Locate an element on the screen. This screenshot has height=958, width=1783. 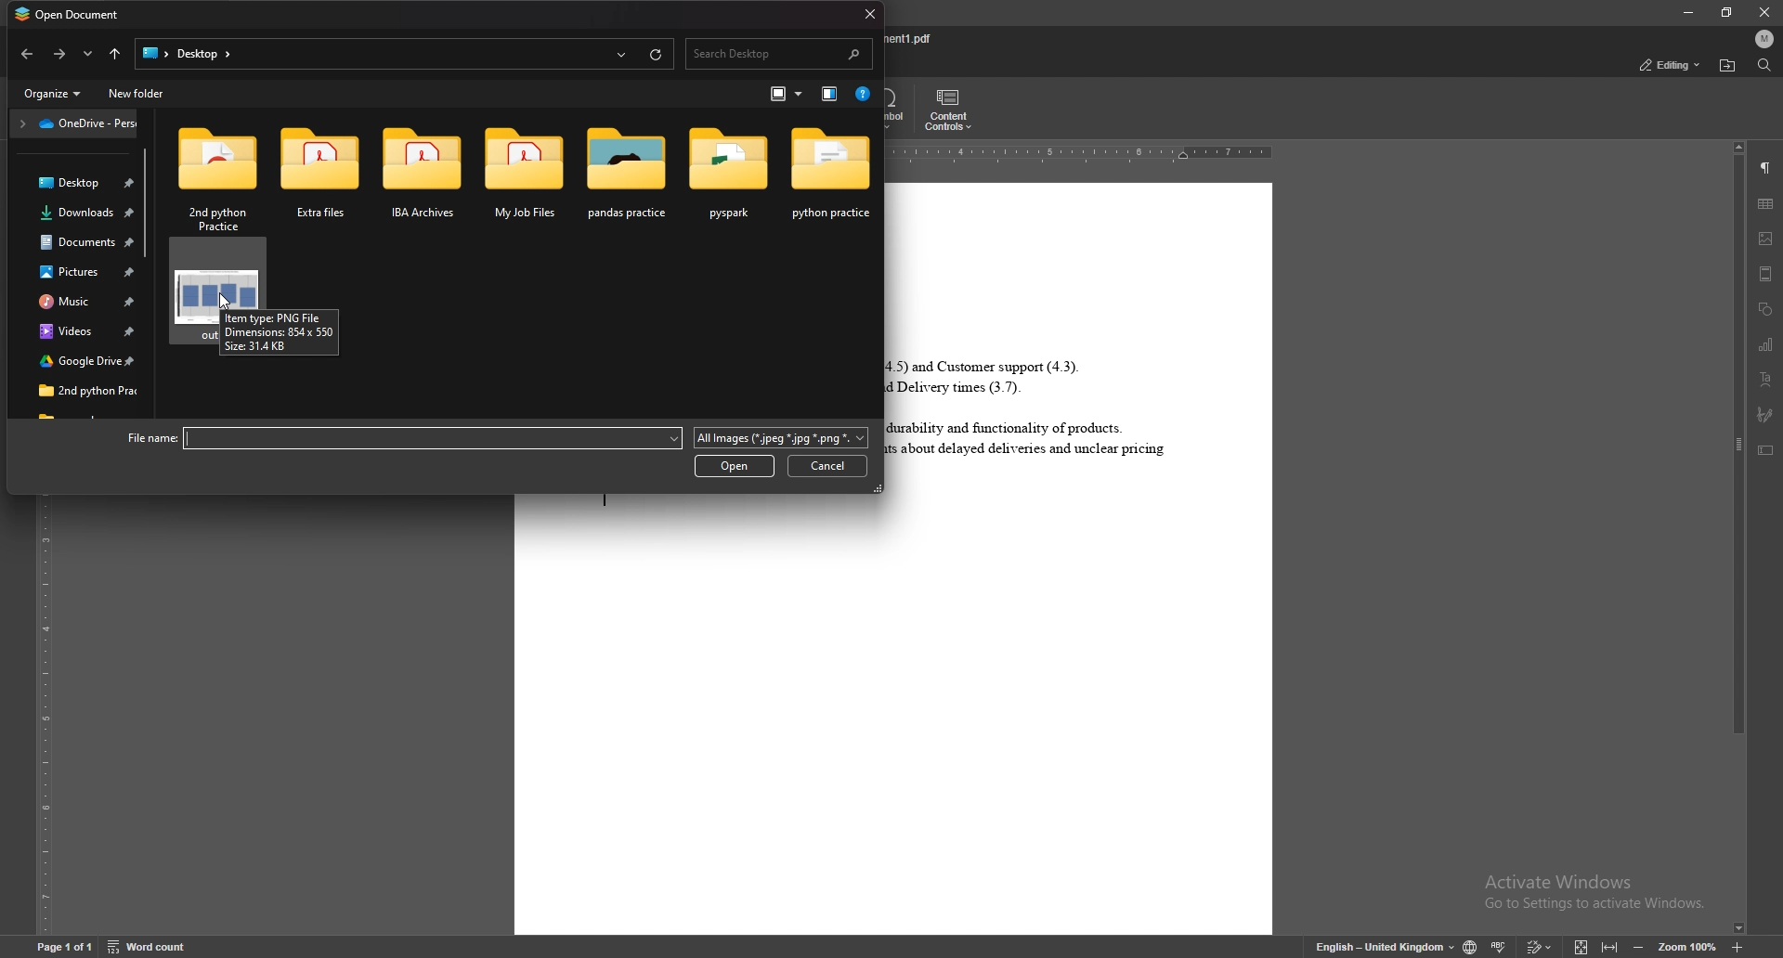
folder is located at coordinates (74, 246).